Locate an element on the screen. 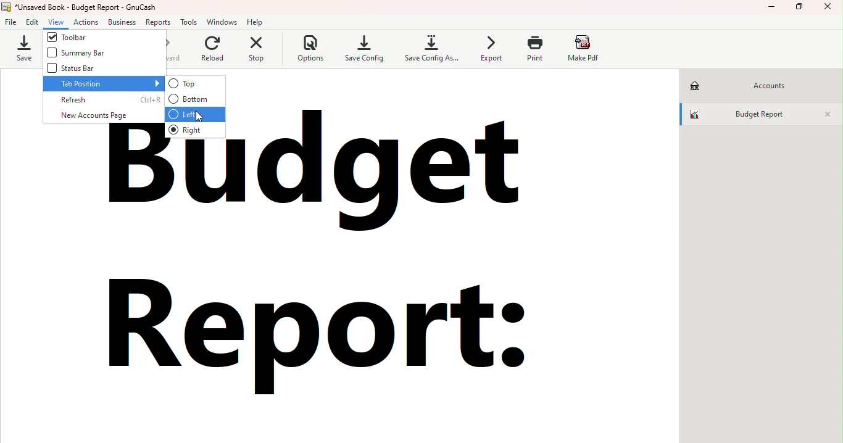 The width and height of the screenshot is (843, 443). Windows is located at coordinates (222, 22).